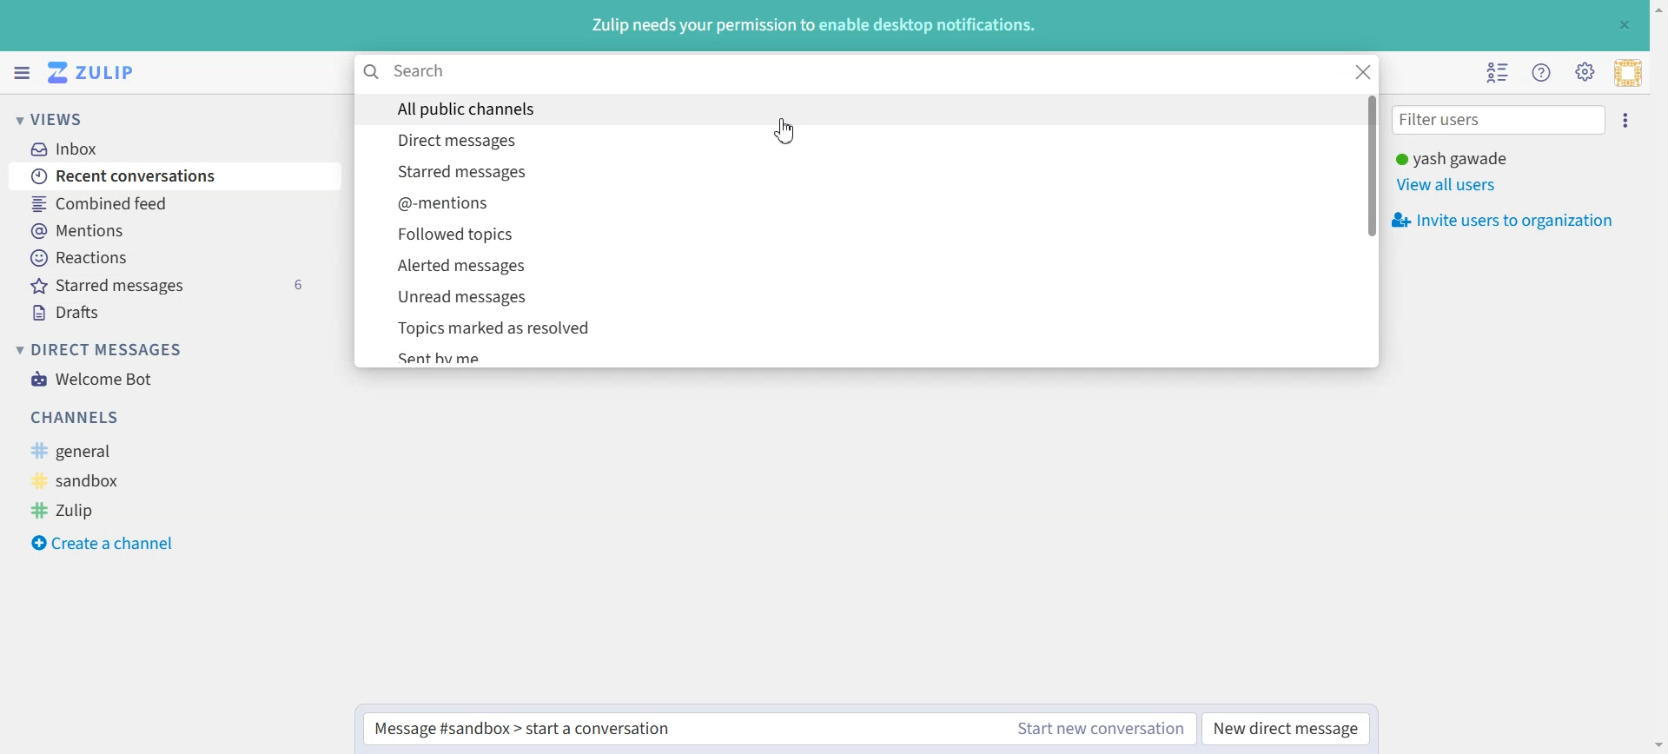 The height and width of the screenshot is (754, 1668). Describe the element at coordinates (852, 202) in the screenshot. I see `@-mentions` at that location.